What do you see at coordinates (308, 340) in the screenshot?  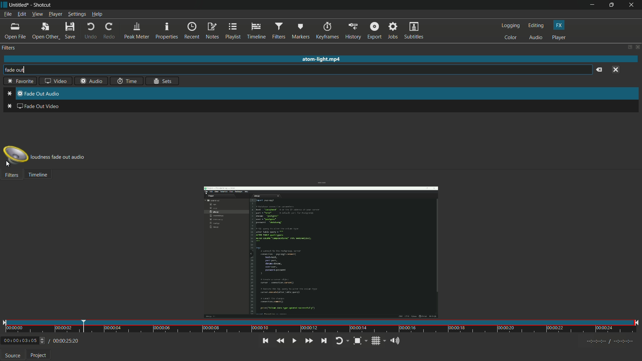 I see `quickly play forward` at bounding box center [308, 340].